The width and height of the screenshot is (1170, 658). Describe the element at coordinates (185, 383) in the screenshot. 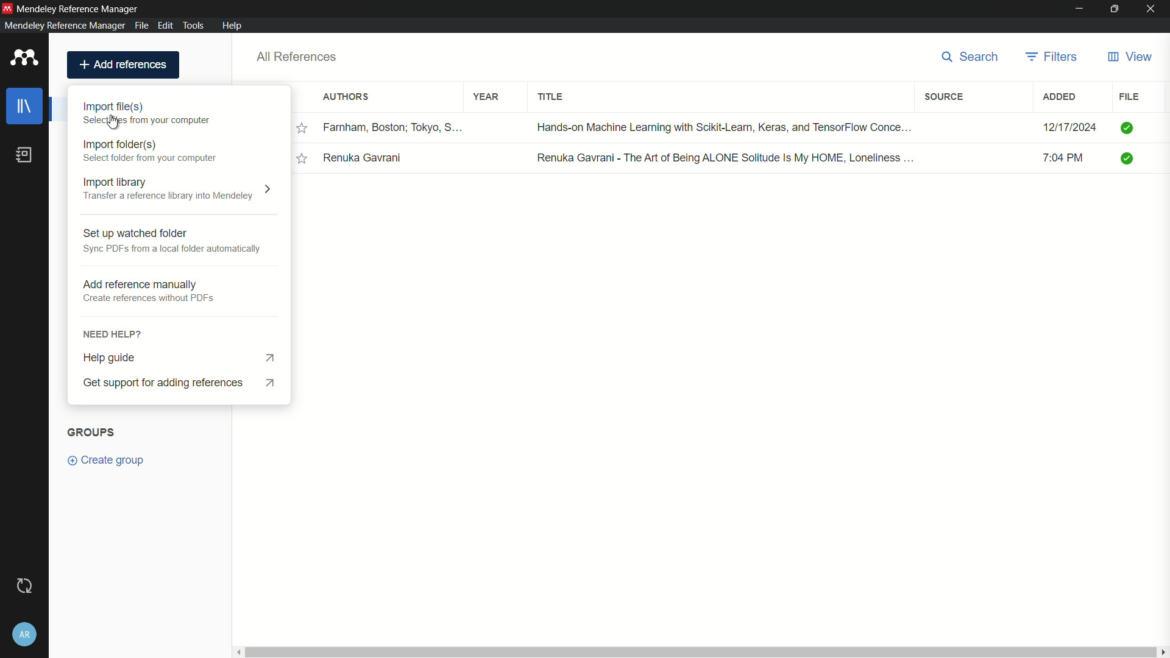

I see `get support for adding references` at that location.